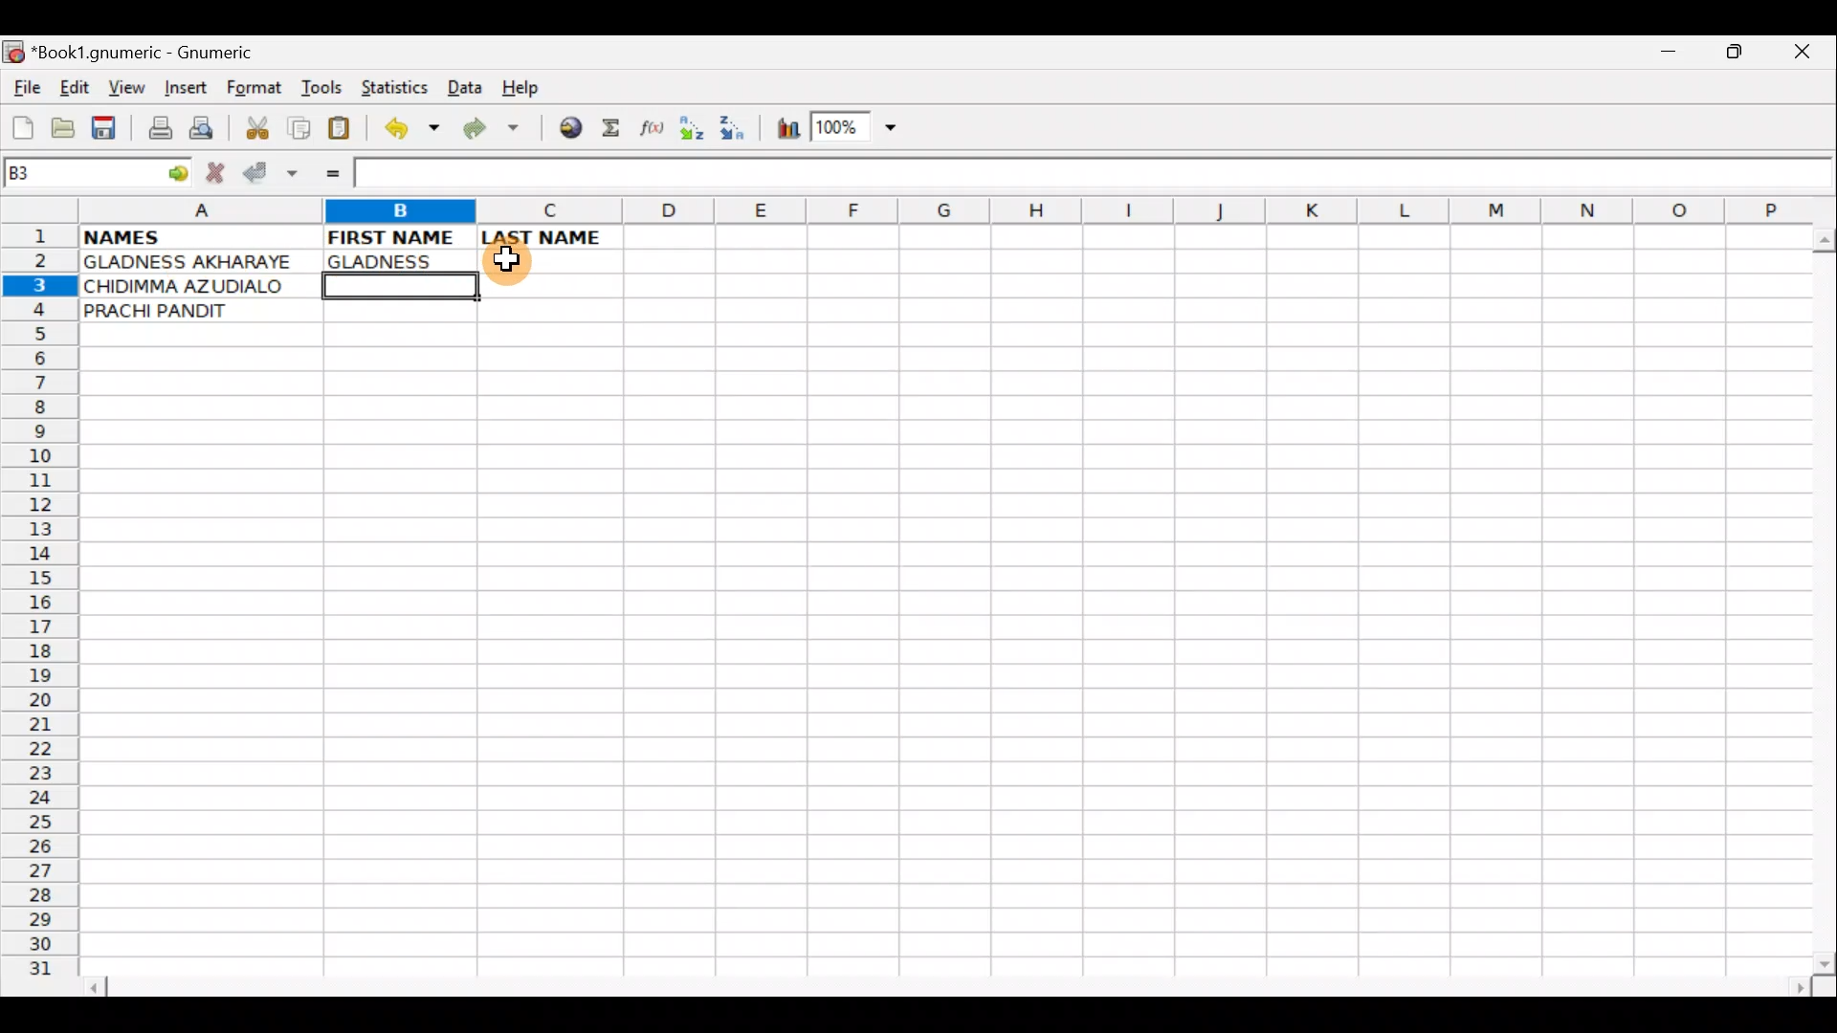 The height and width of the screenshot is (1033, 1837). I want to click on Sort Descending order, so click(738, 133).